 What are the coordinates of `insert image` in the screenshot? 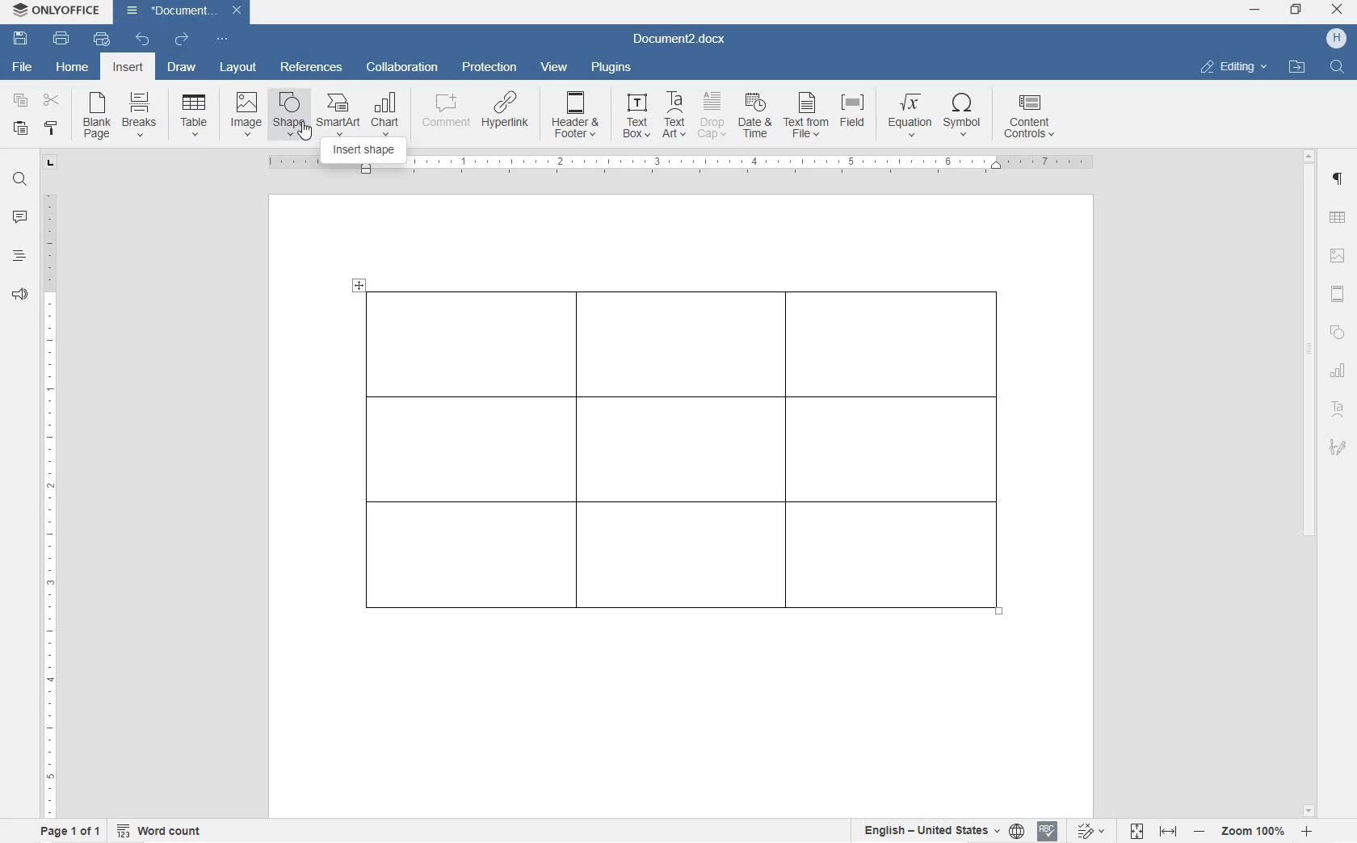 It's located at (246, 112).